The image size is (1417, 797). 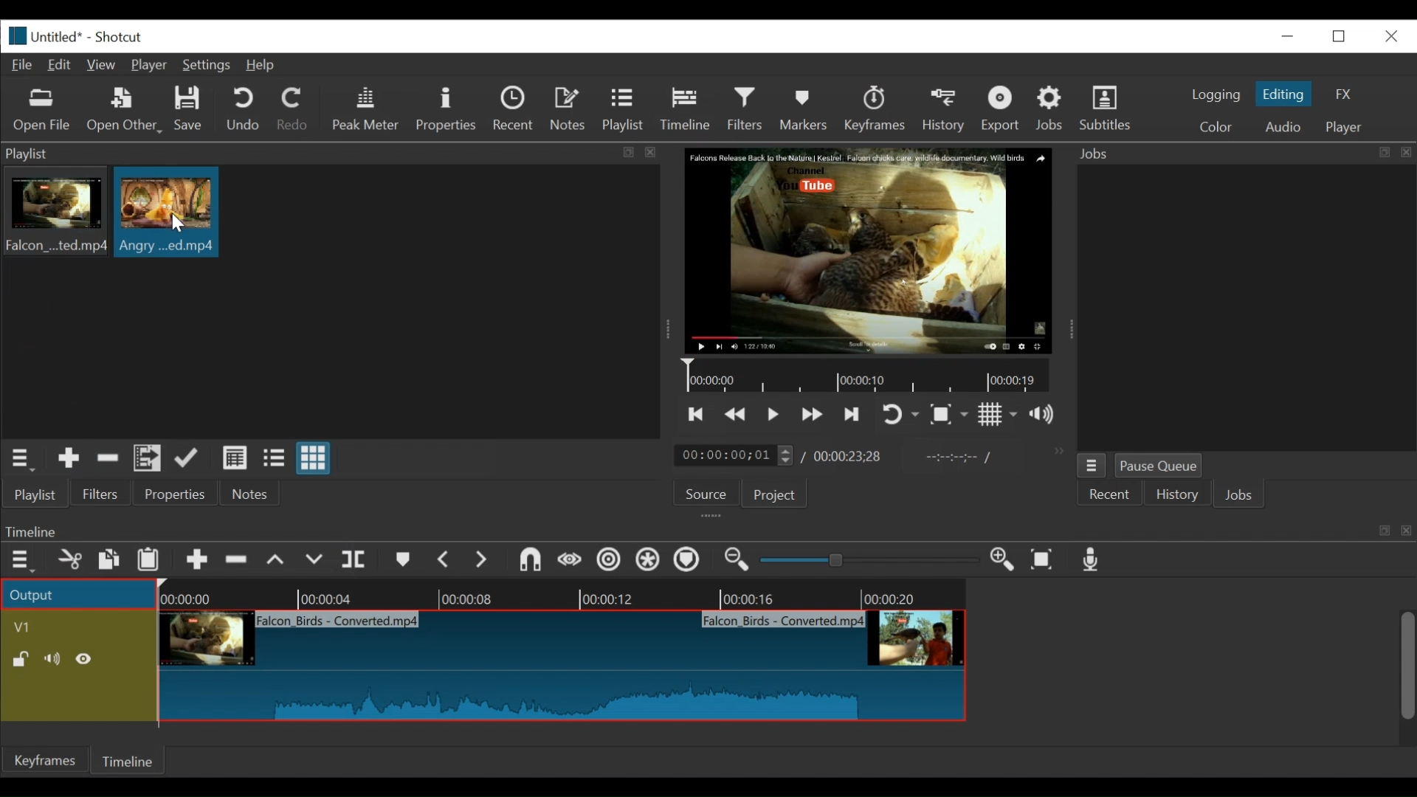 What do you see at coordinates (1092, 463) in the screenshot?
I see `jobs menu` at bounding box center [1092, 463].